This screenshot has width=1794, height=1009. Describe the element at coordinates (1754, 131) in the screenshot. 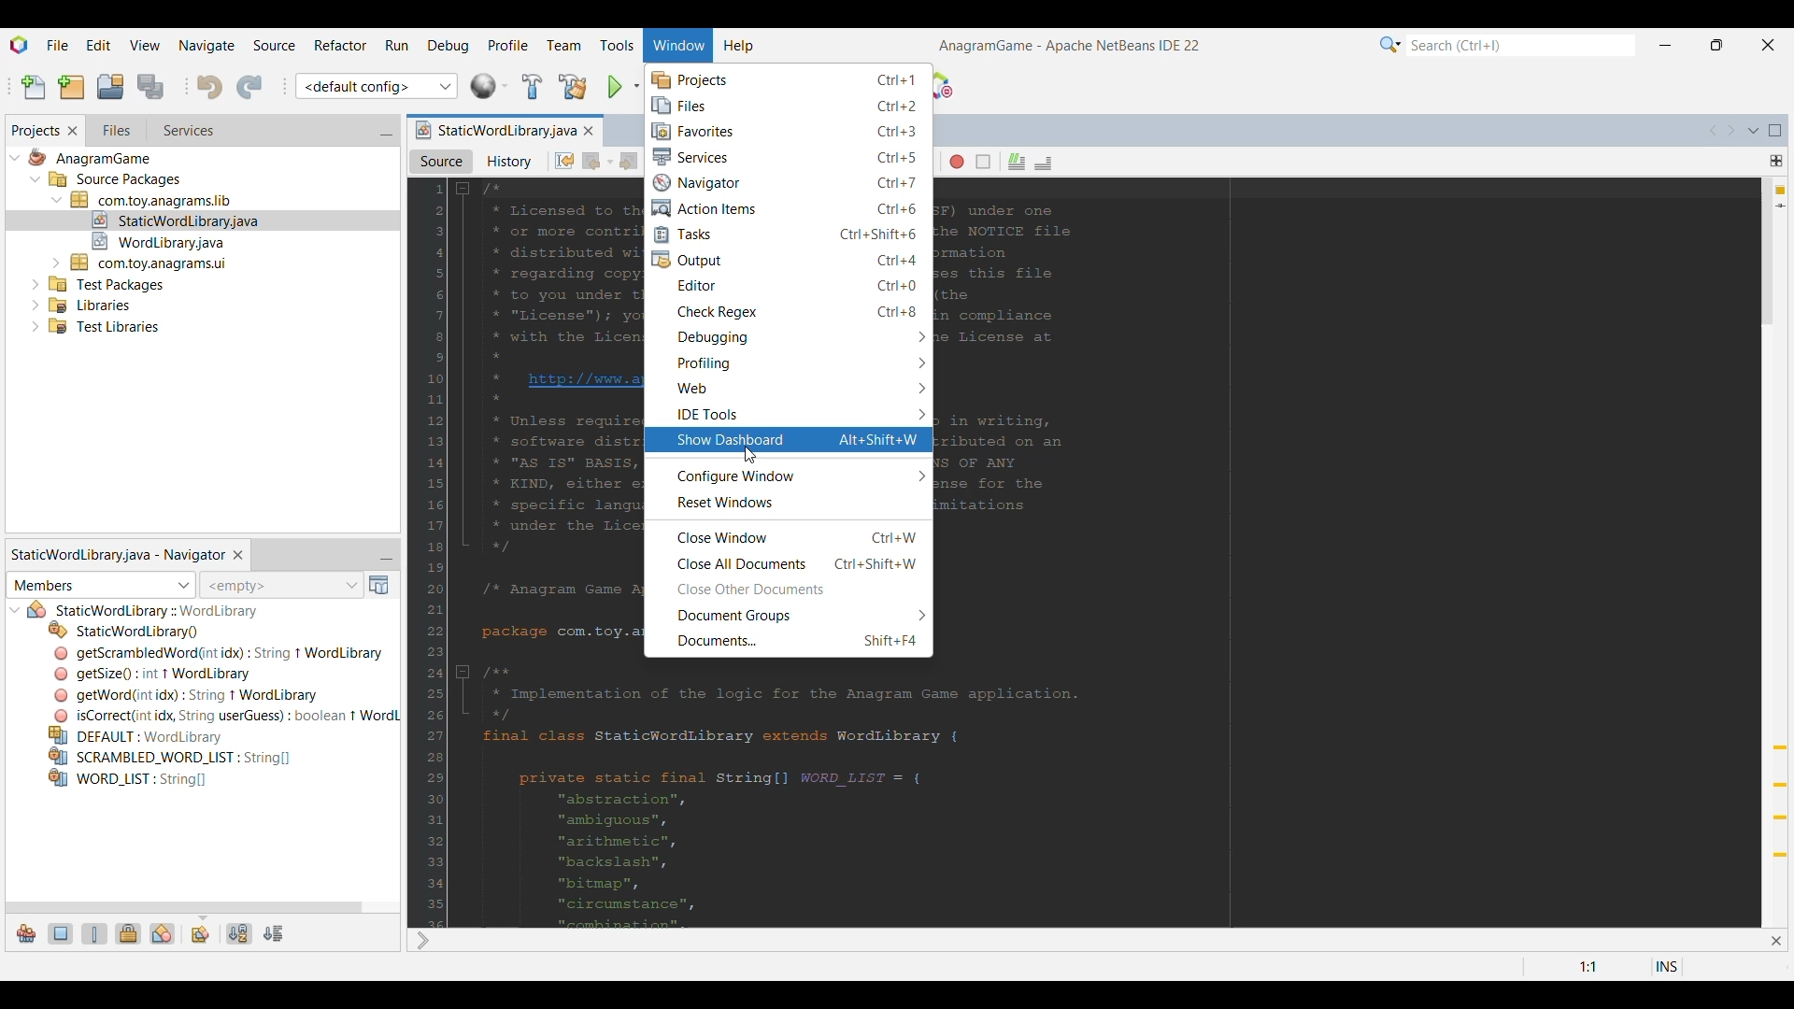

I see `Show open documents list` at that location.